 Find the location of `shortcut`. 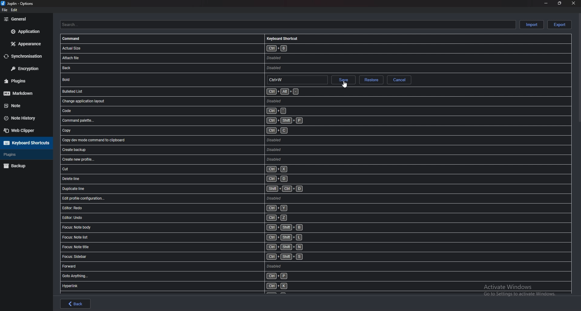

shortcut is located at coordinates (183, 91).